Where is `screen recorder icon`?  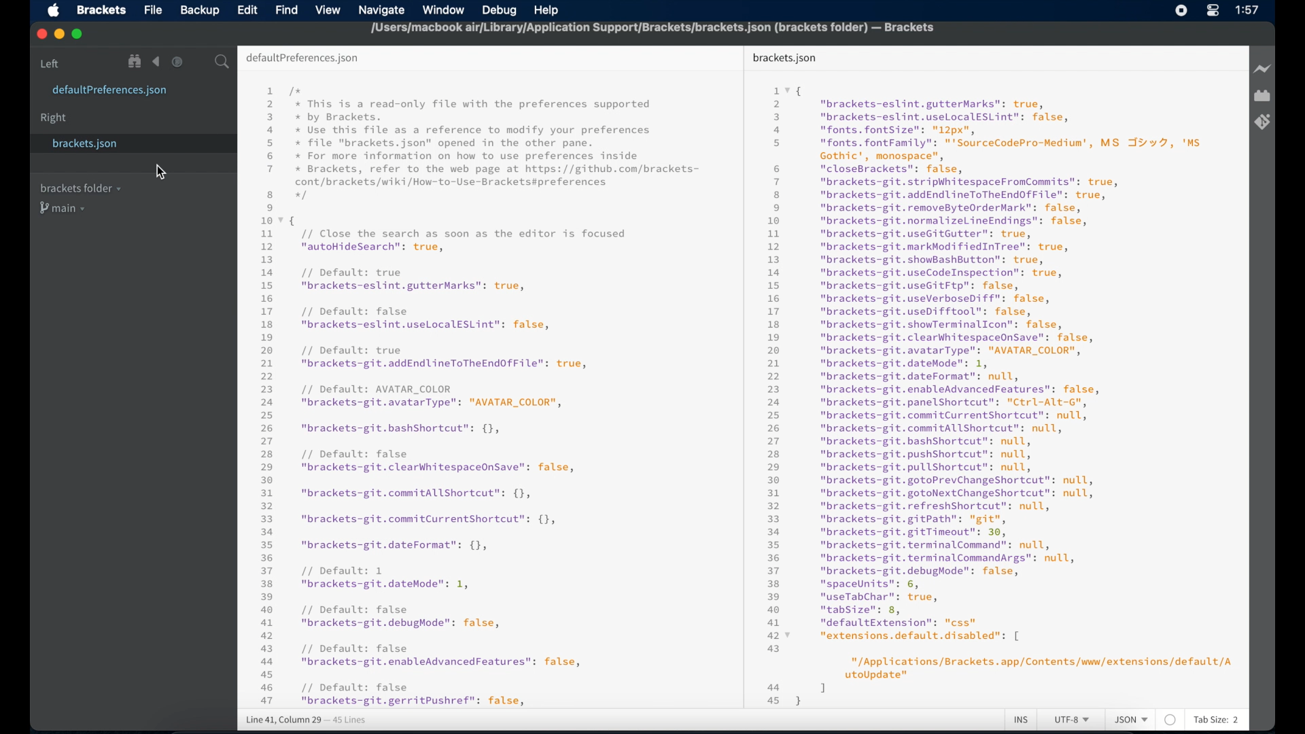 screen recorder icon is located at coordinates (1182, 10).